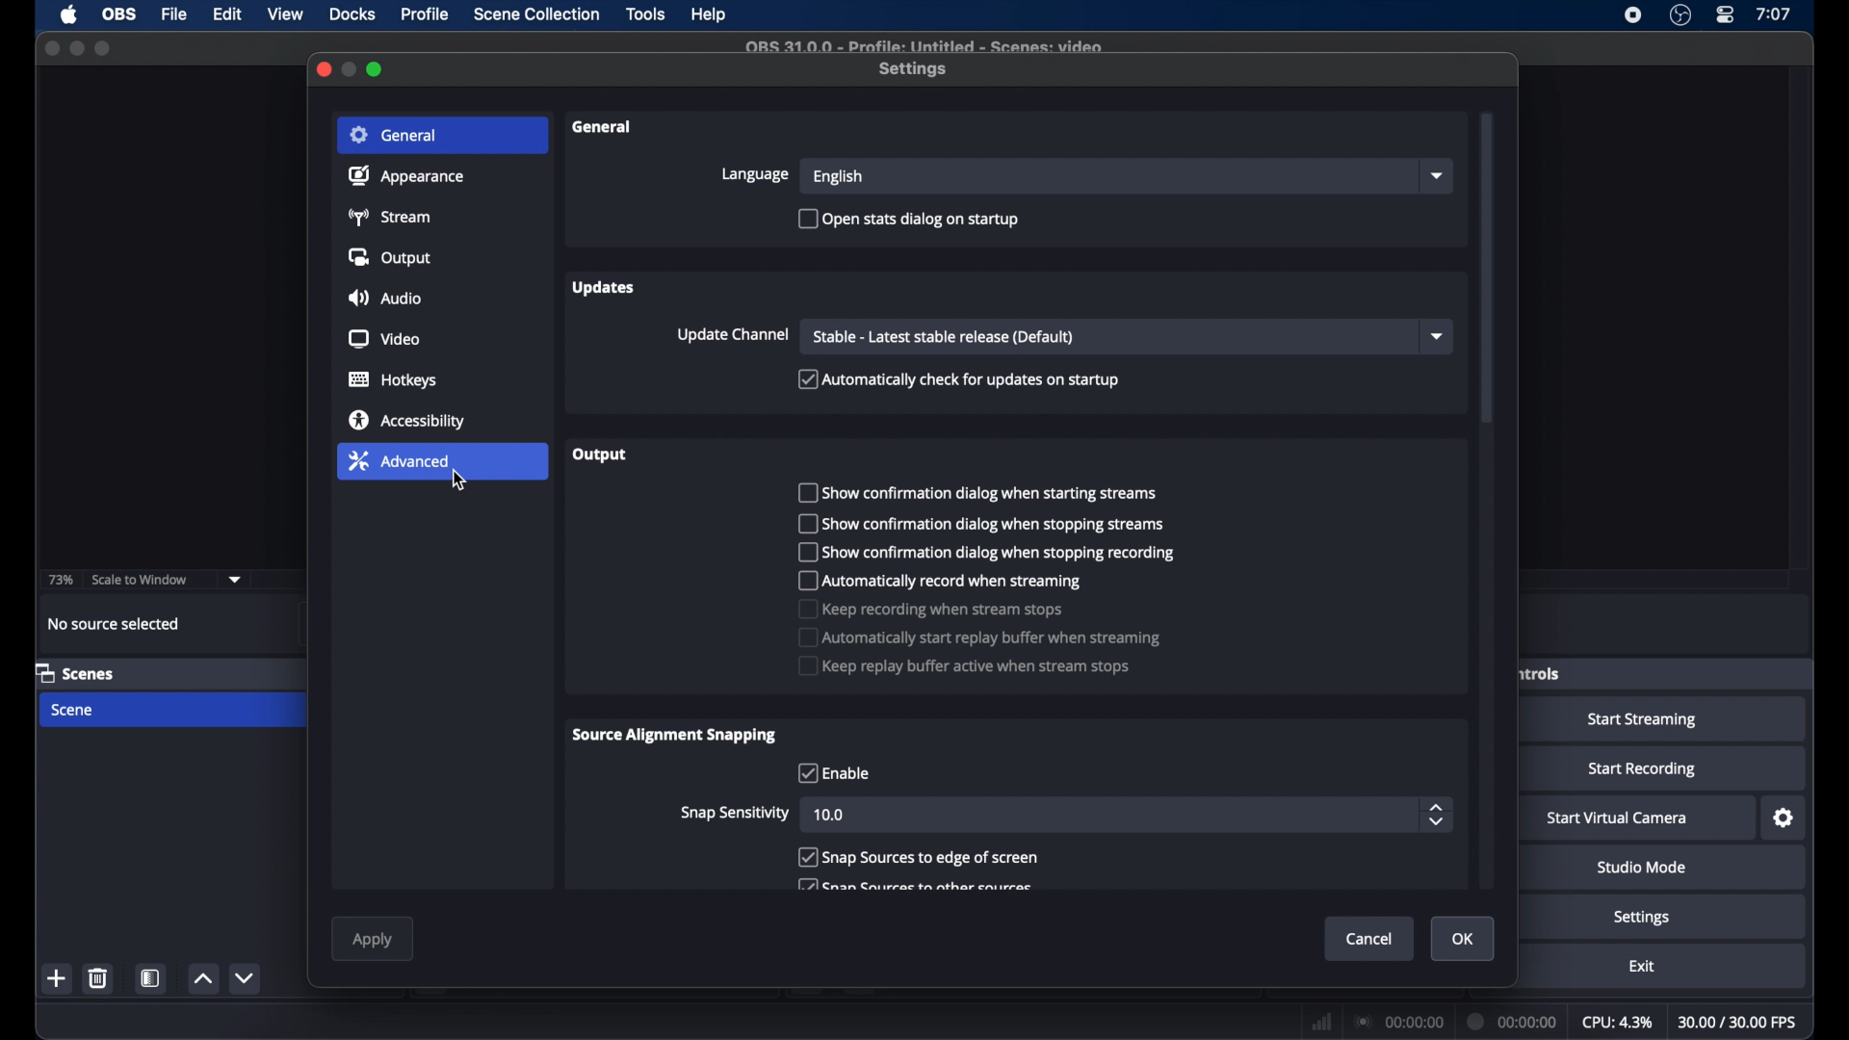 This screenshot has width=1849, height=1040. What do you see at coordinates (76, 48) in the screenshot?
I see `minimize` at bounding box center [76, 48].